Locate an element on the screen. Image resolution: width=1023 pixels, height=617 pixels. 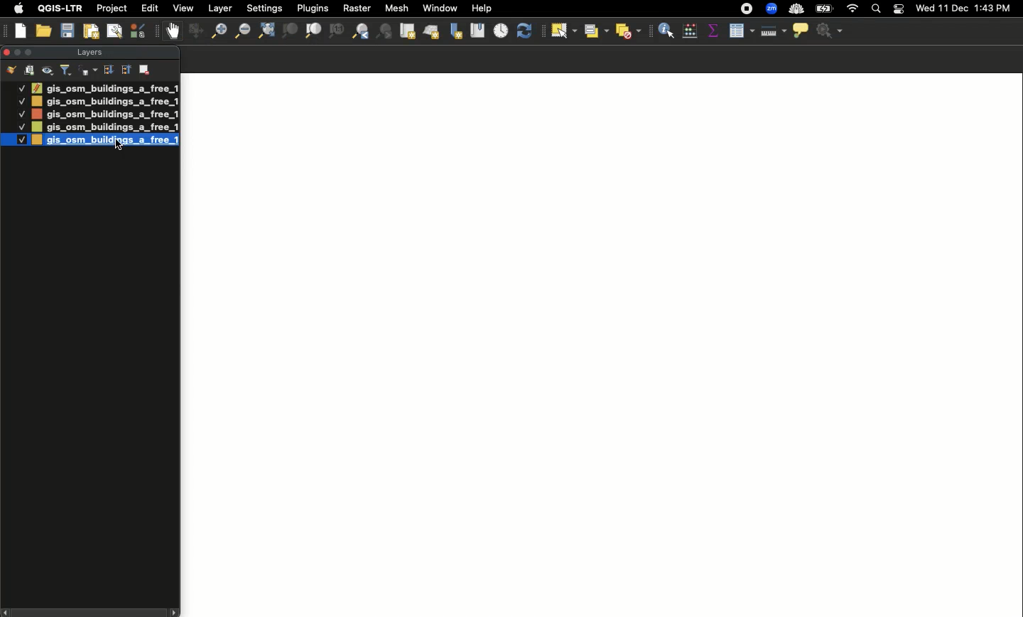
Maximize is located at coordinates (31, 52).